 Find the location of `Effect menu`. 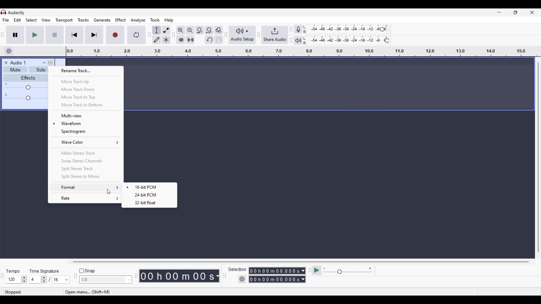

Effect menu is located at coordinates (121, 20).